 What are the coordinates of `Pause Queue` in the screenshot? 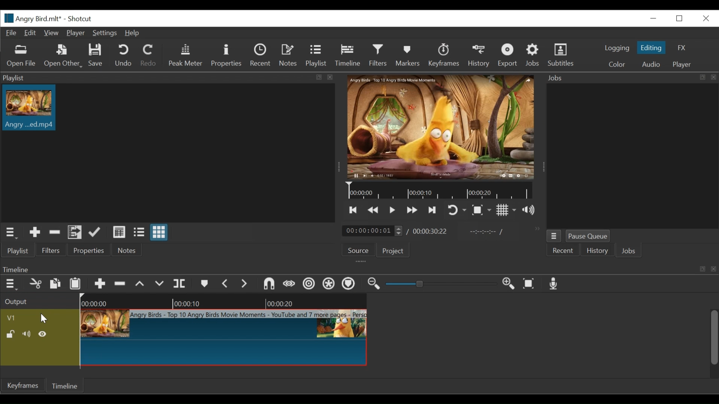 It's located at (589, 236).